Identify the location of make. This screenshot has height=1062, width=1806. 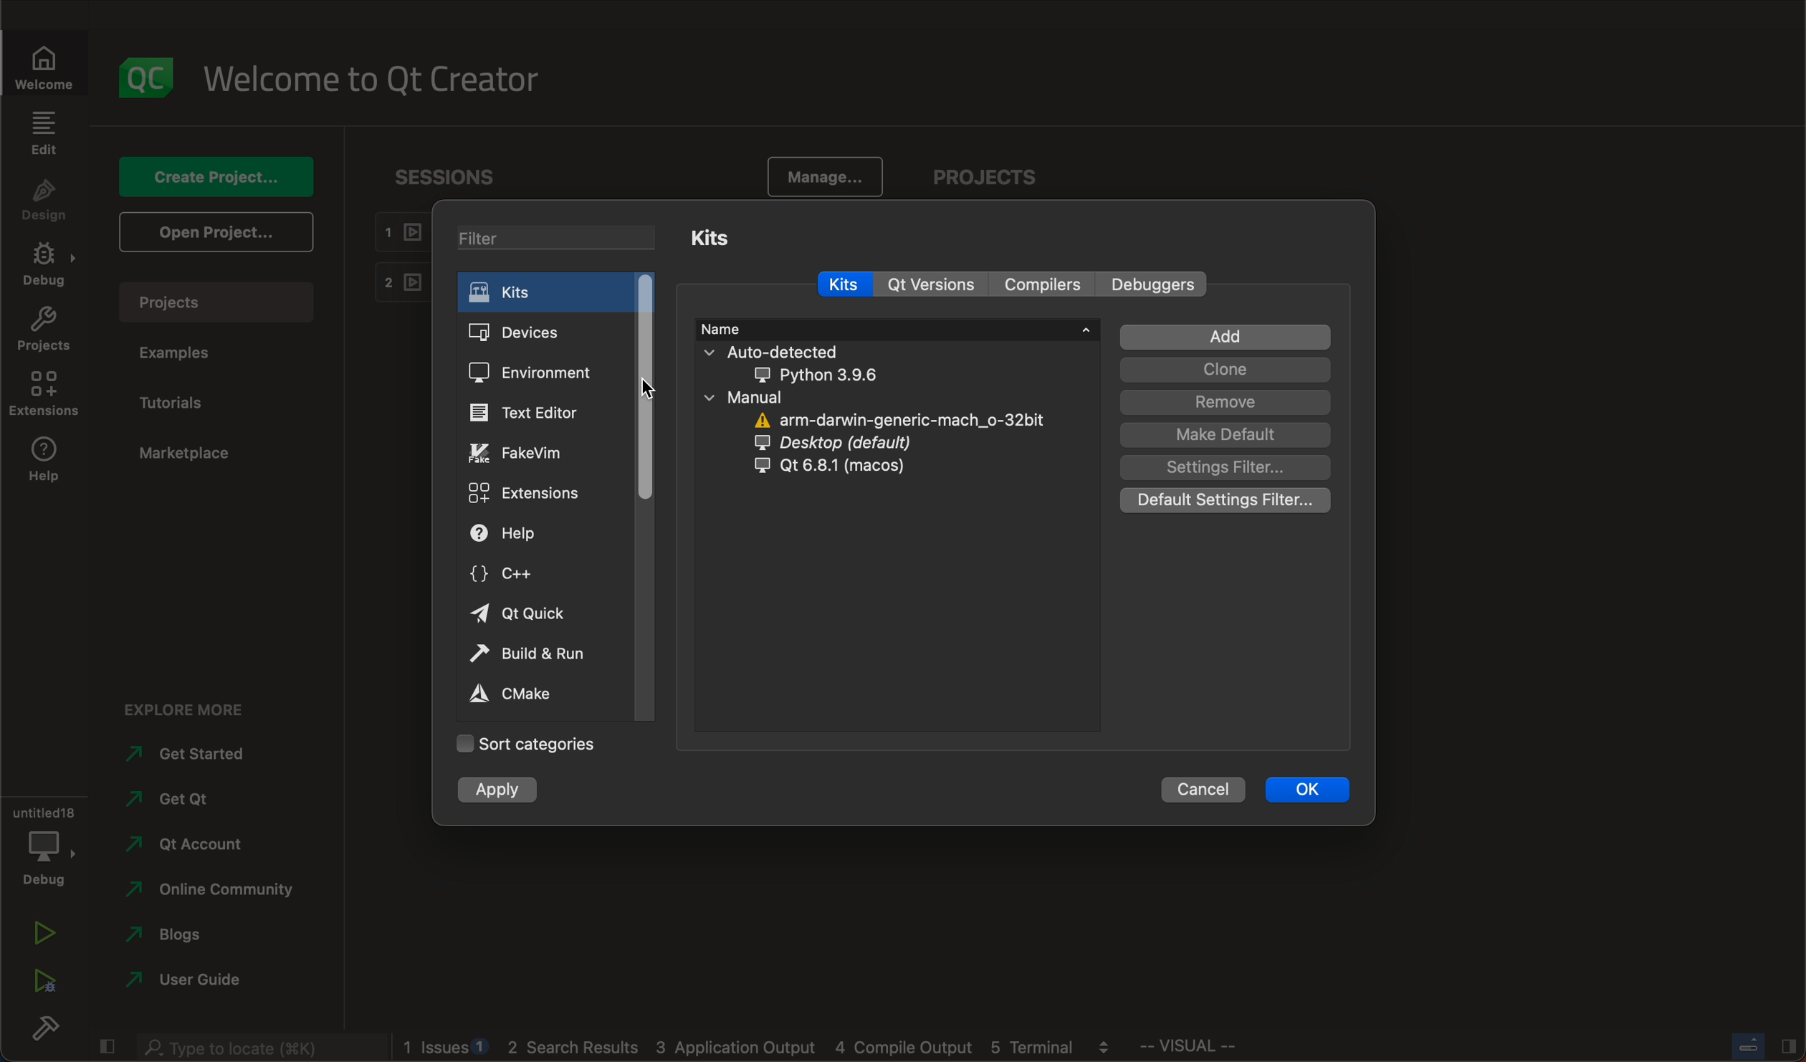
(1227, 435).